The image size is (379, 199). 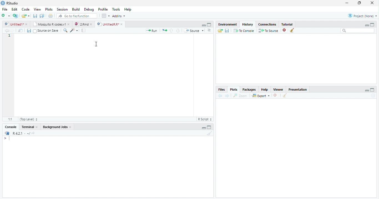 What do you see at coordinates (8, 139) in the screenshot?
I see `Typing indicator` at bounding box center [8, 139].